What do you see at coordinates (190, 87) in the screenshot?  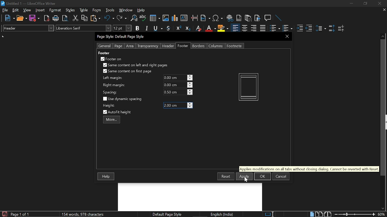 I see `decrease right margin` at bounding box center [190, 87].